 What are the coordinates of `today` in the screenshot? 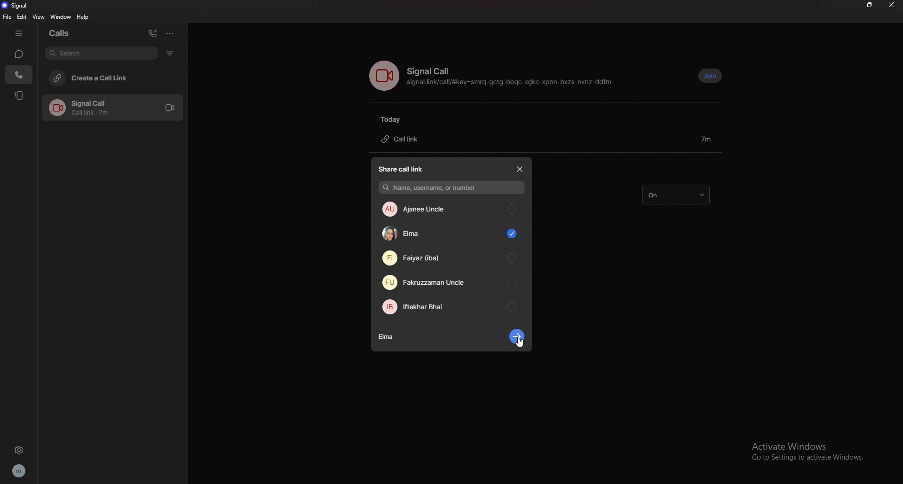 It's located at (395, 119).